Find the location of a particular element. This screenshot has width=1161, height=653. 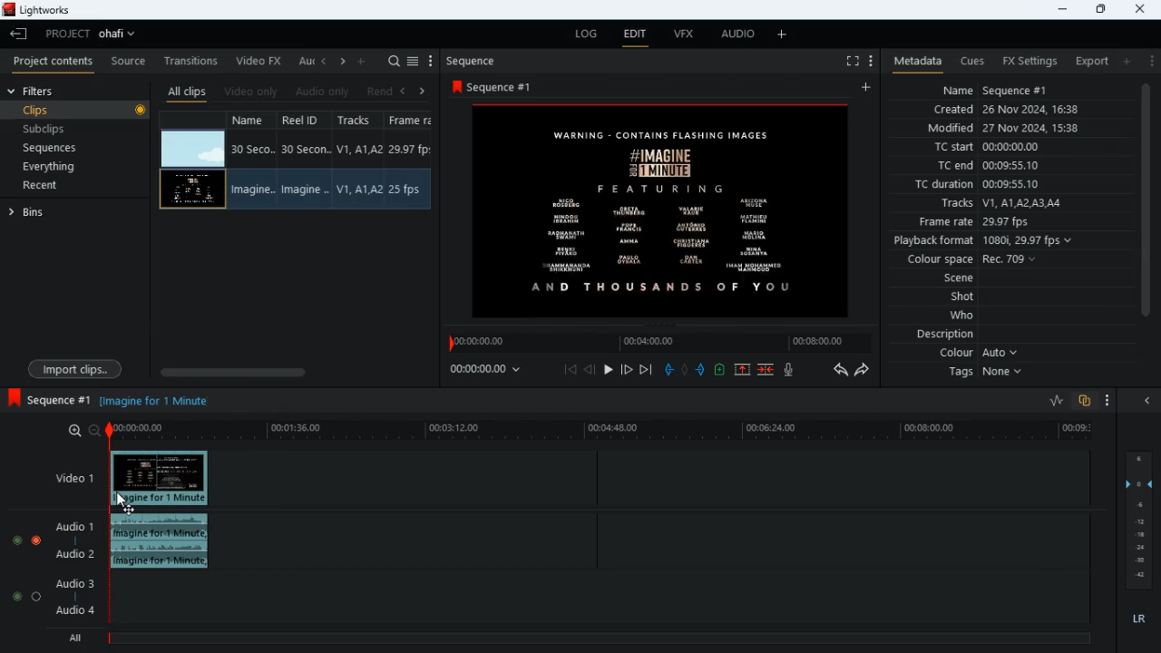

Audio 4 is located at coordinates (74, 611).